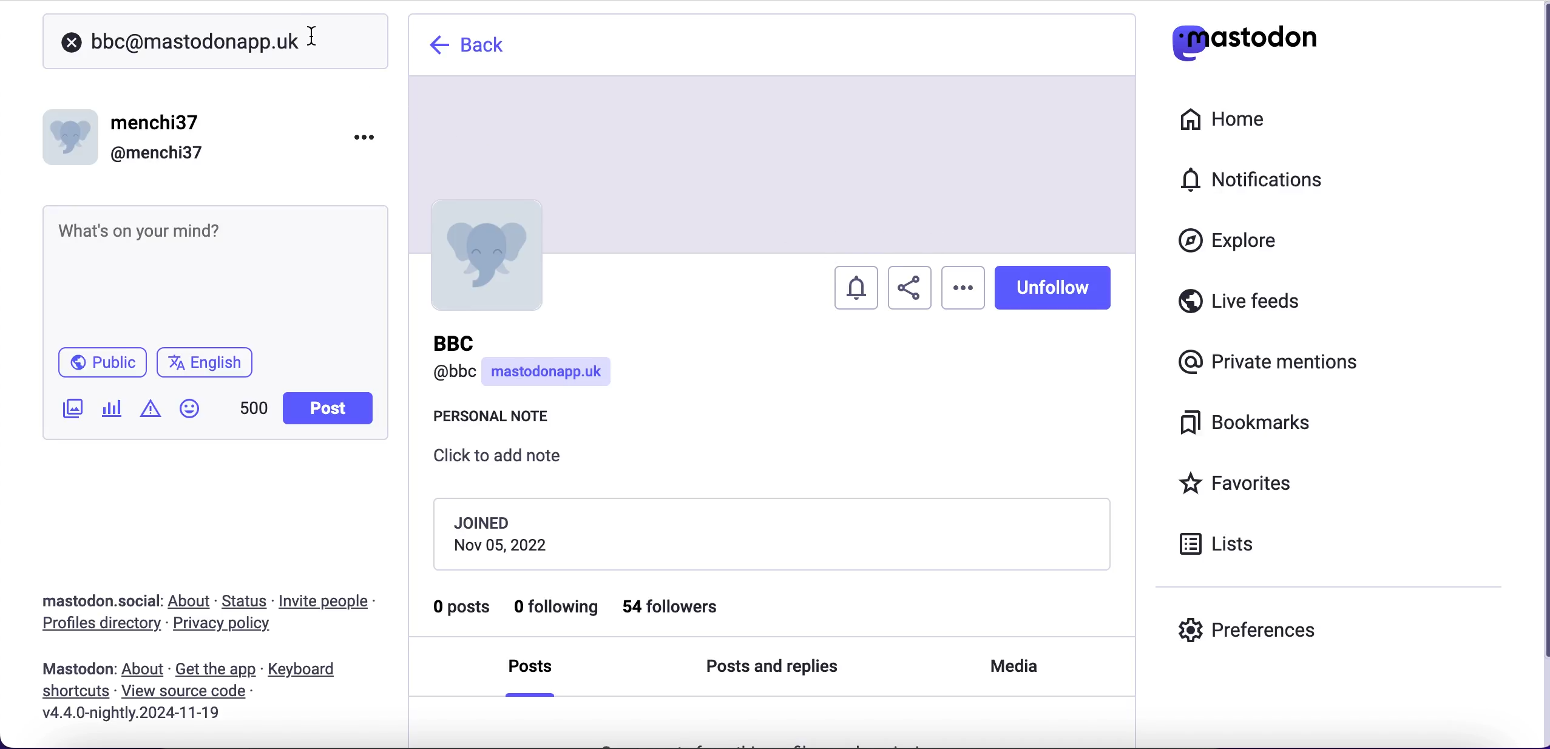 The width and height of the screenshot is (1550, 749). What do you see at coordinates (194, 41) in the screenshot?
I see `user search` at bounding box center [194, 41].